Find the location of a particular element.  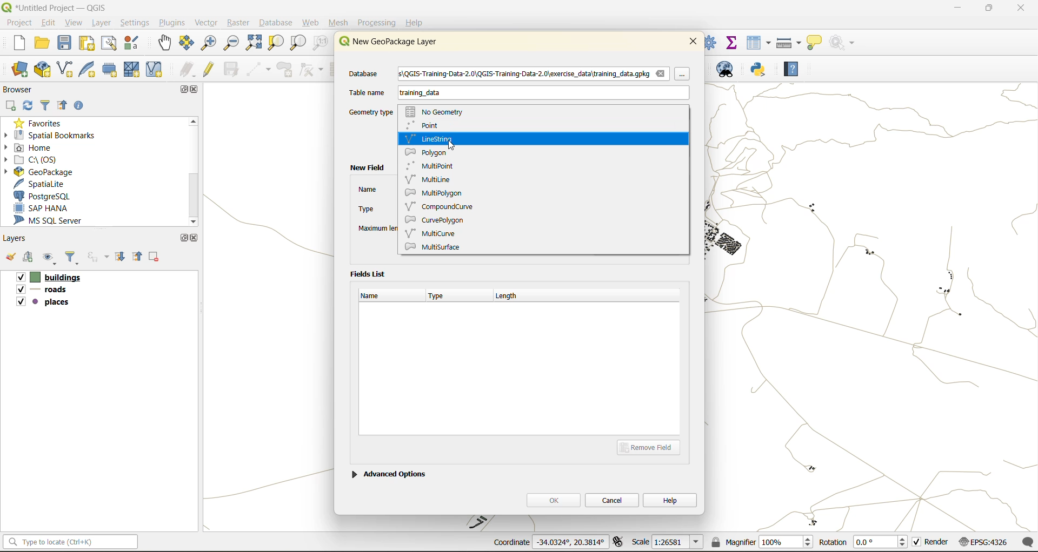

new geopackage  is located at coordinates (43, 70).